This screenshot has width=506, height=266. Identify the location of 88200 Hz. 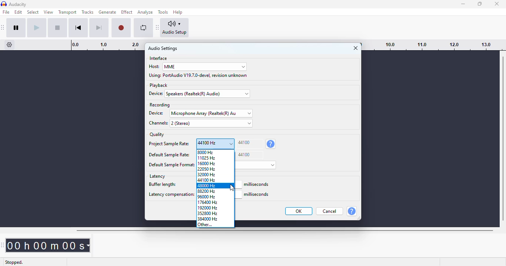
(215, 191).